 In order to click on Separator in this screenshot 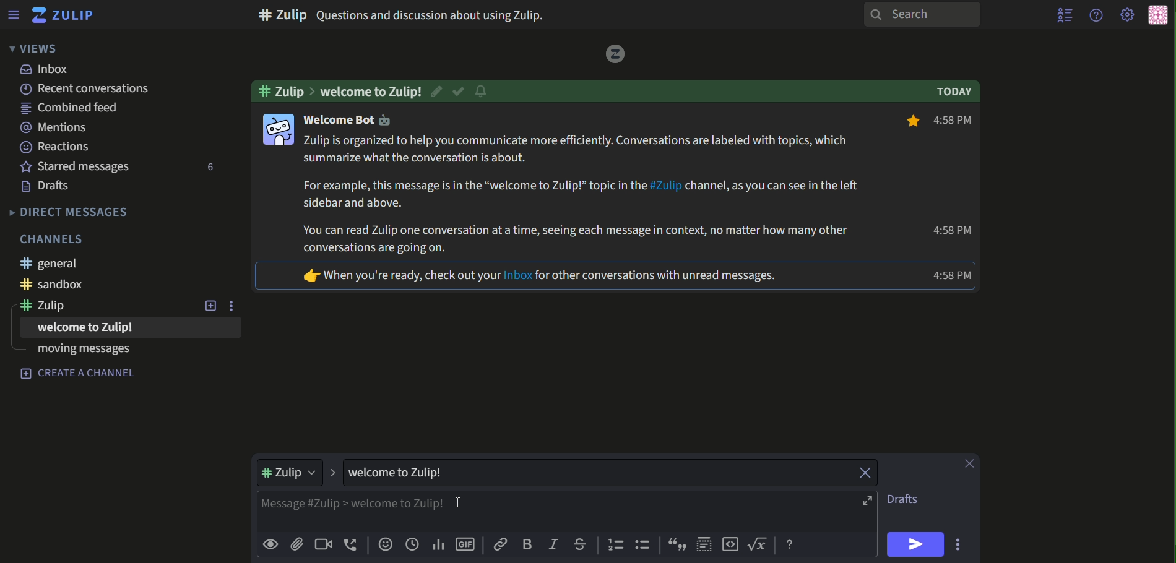, I will do `click(334, 473)`.